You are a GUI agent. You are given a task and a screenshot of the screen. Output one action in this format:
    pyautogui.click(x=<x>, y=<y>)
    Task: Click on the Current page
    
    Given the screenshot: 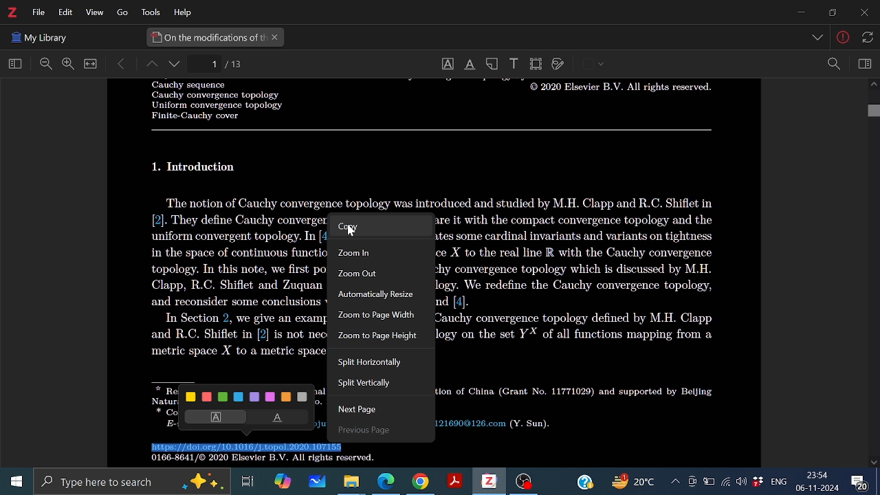 What is the action you would take?
    pyautogui.click(x=235, y=64)
    